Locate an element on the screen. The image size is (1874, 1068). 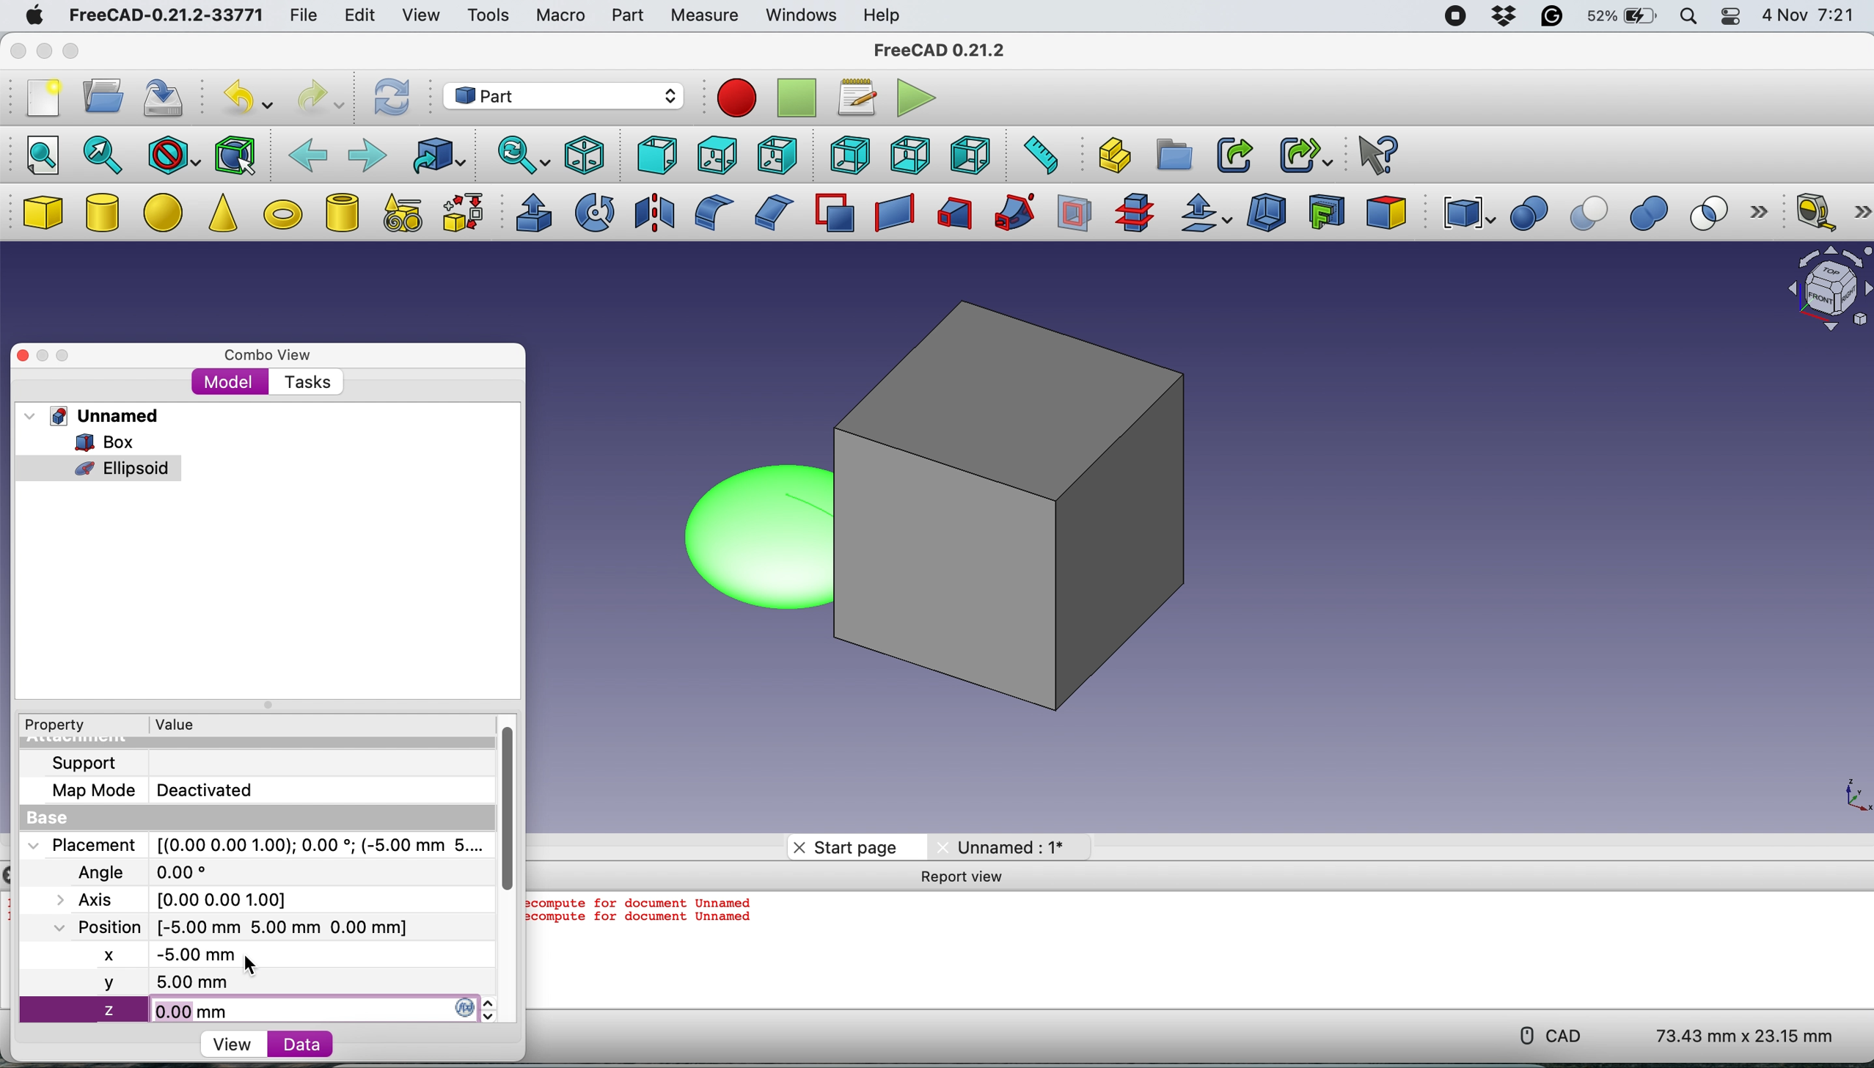
property is located at coordinates (53, 726).